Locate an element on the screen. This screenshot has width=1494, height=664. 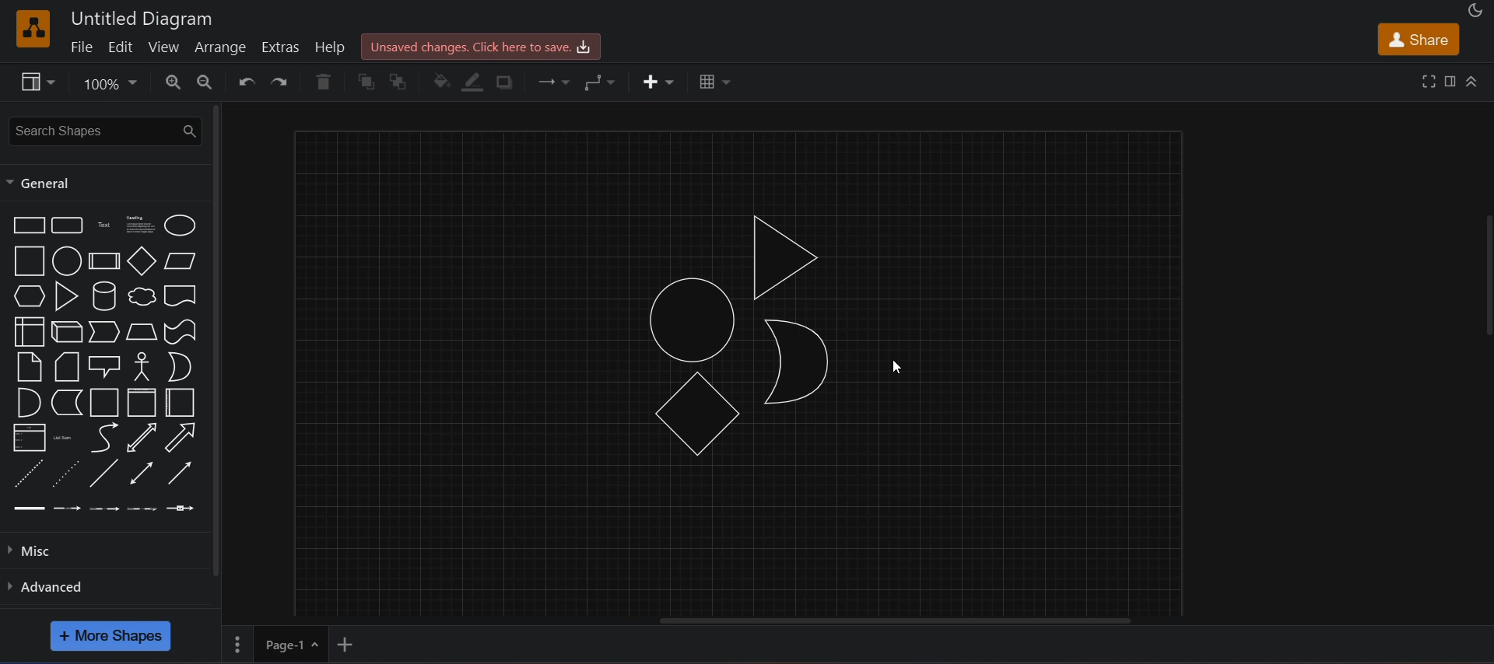
vertical container is located at coordinates (139, 404).